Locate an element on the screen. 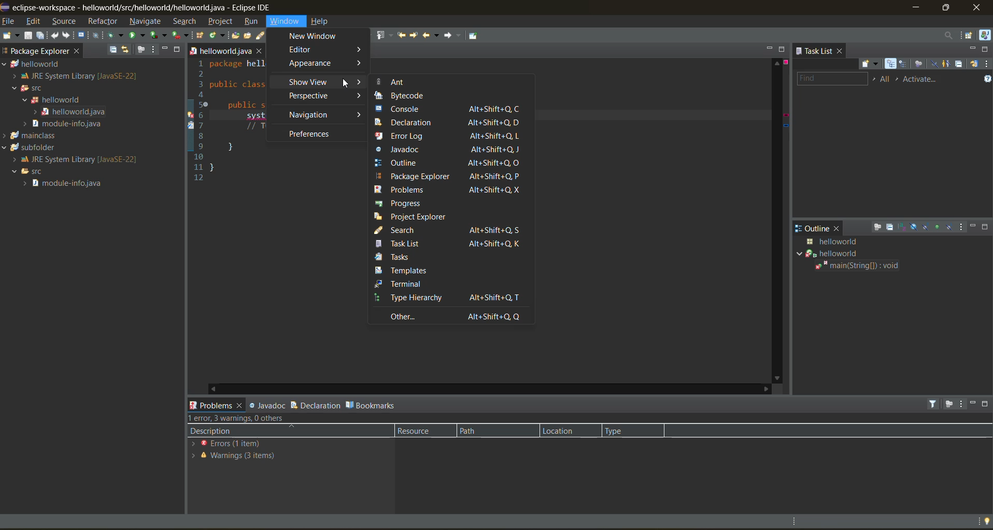  modules info java is located at coordinates (73, 125).